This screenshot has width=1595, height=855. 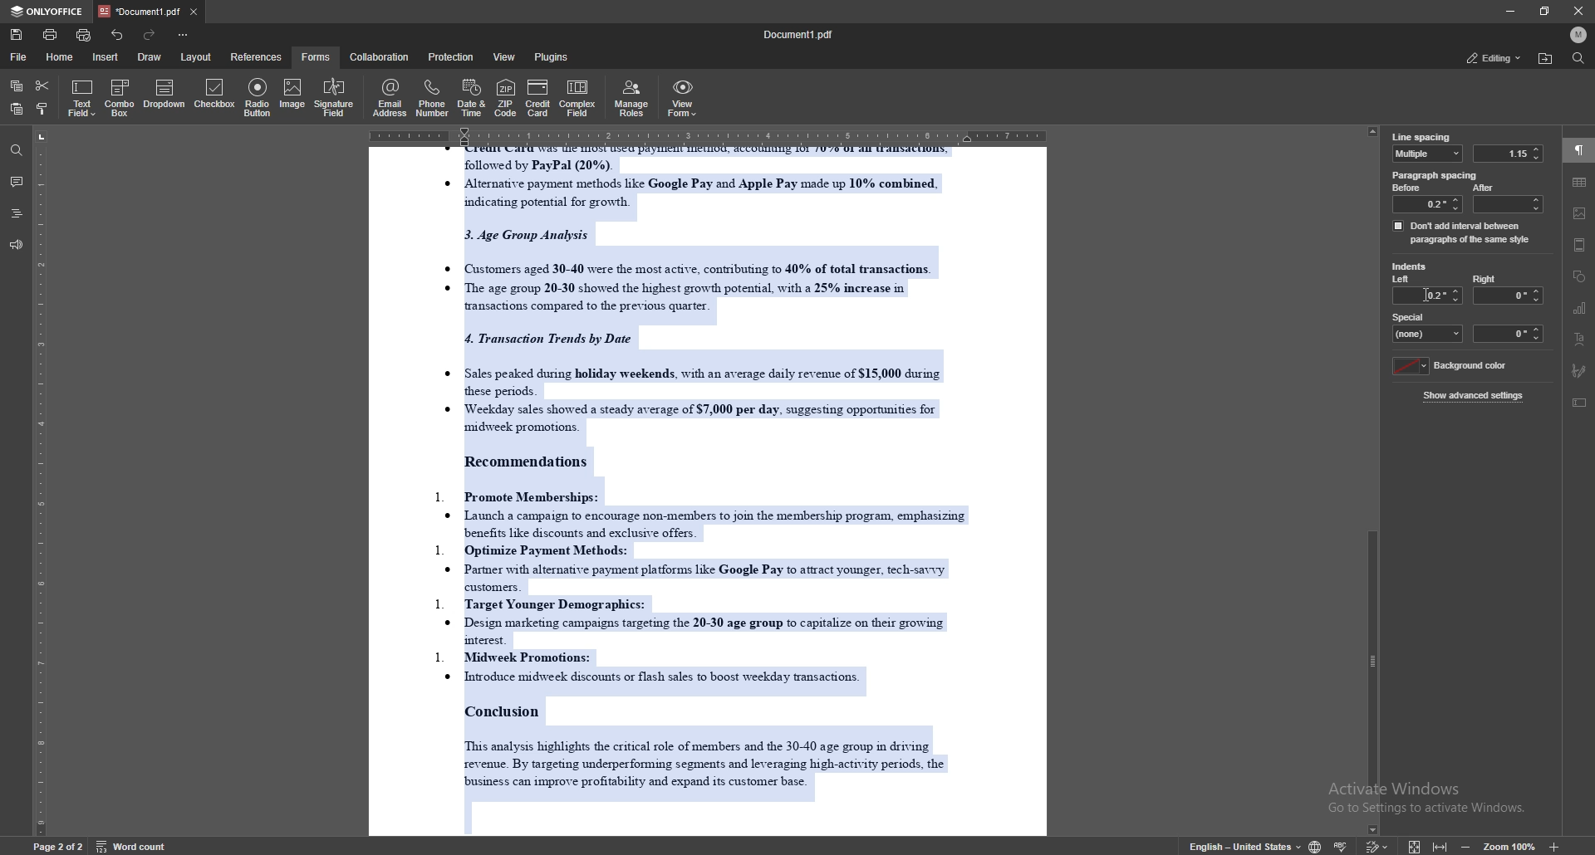 I want to click on background, so click(x=1453, y=366).